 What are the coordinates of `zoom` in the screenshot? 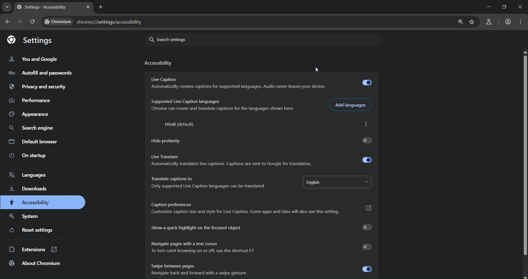 It's located at (460, 21).